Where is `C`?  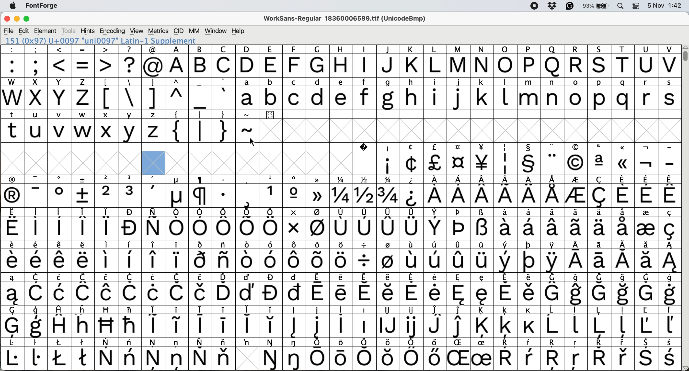
C is located at coordinates (224, 61).